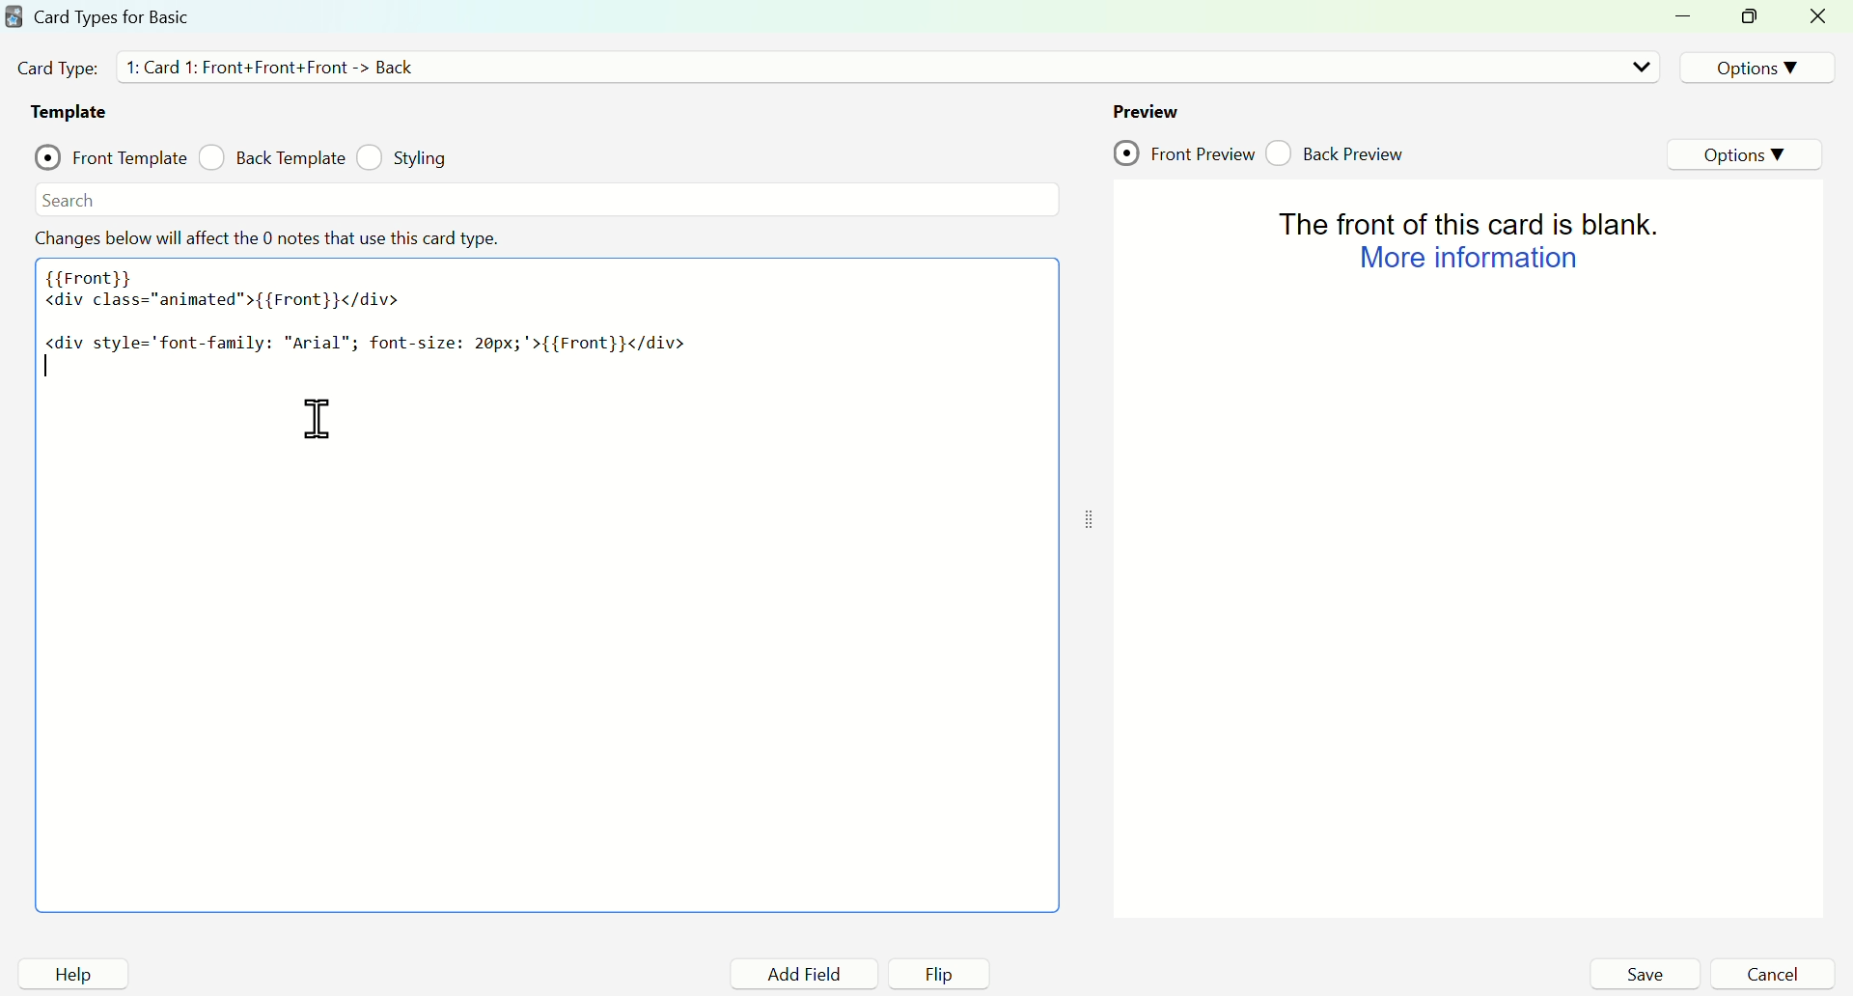  What do you see at coordinates (1689, 17) in the screenshot?
I see `Minimize` at bounding box center [1689, 17].